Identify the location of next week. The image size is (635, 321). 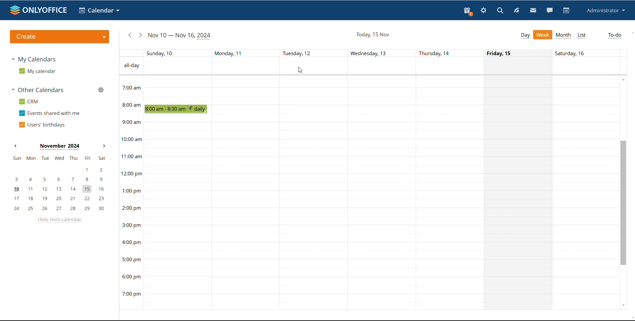
(140, 35).